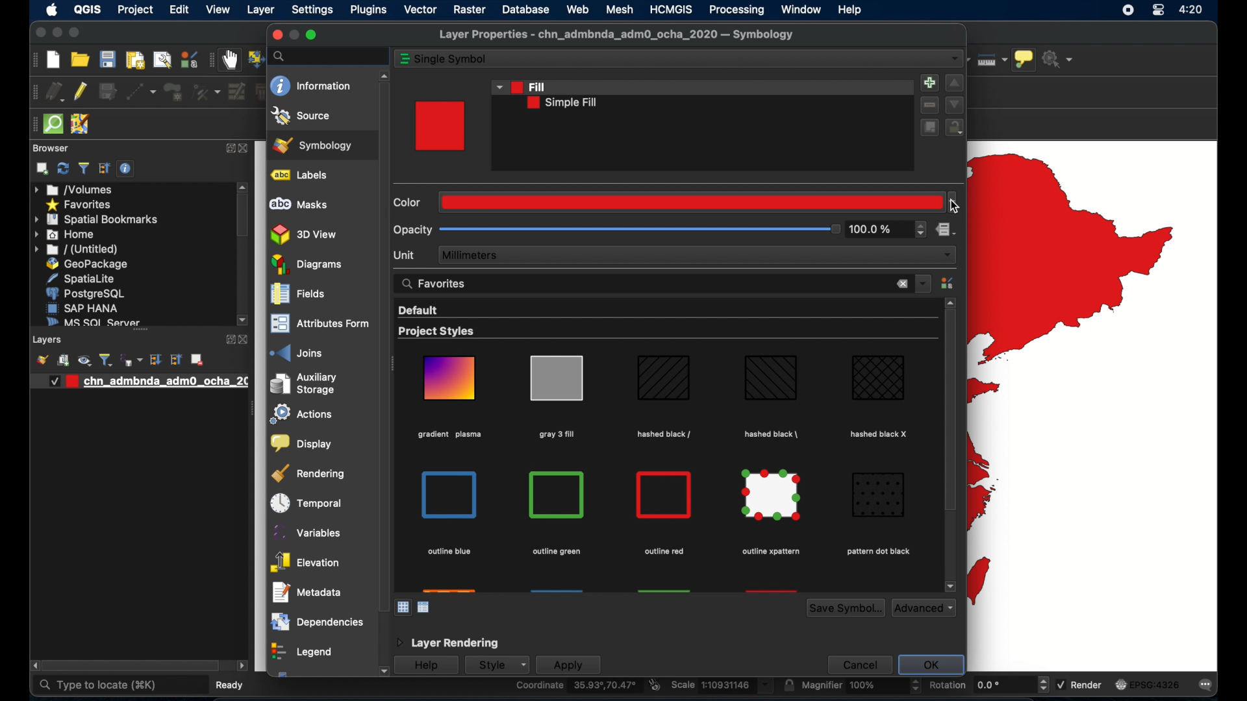  I want to click on web, so click(577, 9).